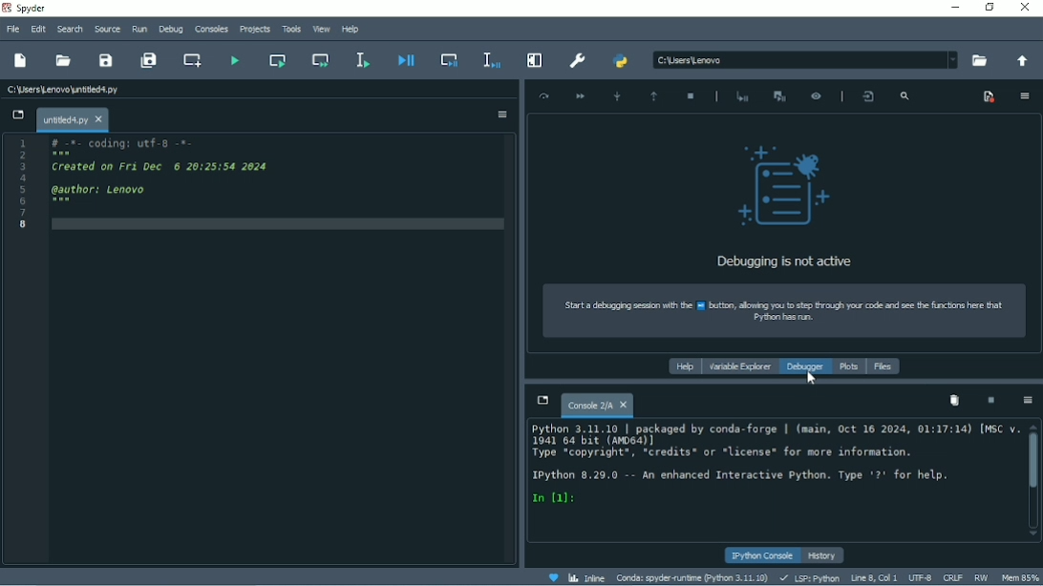  I want to click on Execute until function or method returns, so click(654, 95).